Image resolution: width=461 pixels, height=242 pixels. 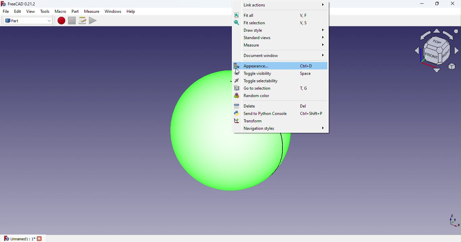 What do you see at coordinates (237, 72) in the screenshot?
I see `cursor` at bounding box center [237, 72].